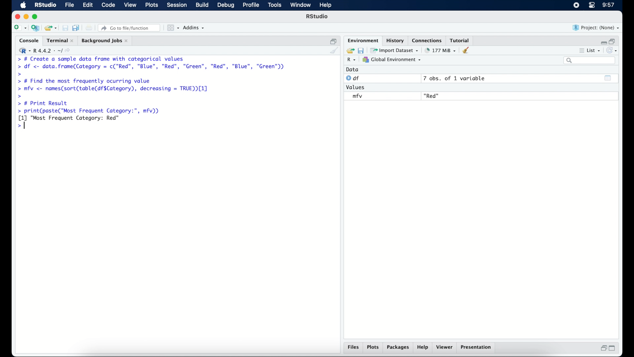  What do you see at coordinates (43, 102) in the screenshot?
I see `> # Print Result` at bounding box center [43, 102].